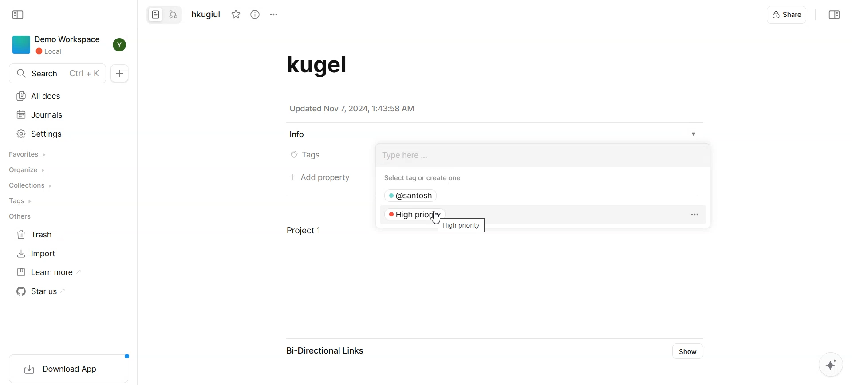  What do you see at coordinates (22, 217) in the screenshot?
I see `Others` at bounding box center [22, 217].